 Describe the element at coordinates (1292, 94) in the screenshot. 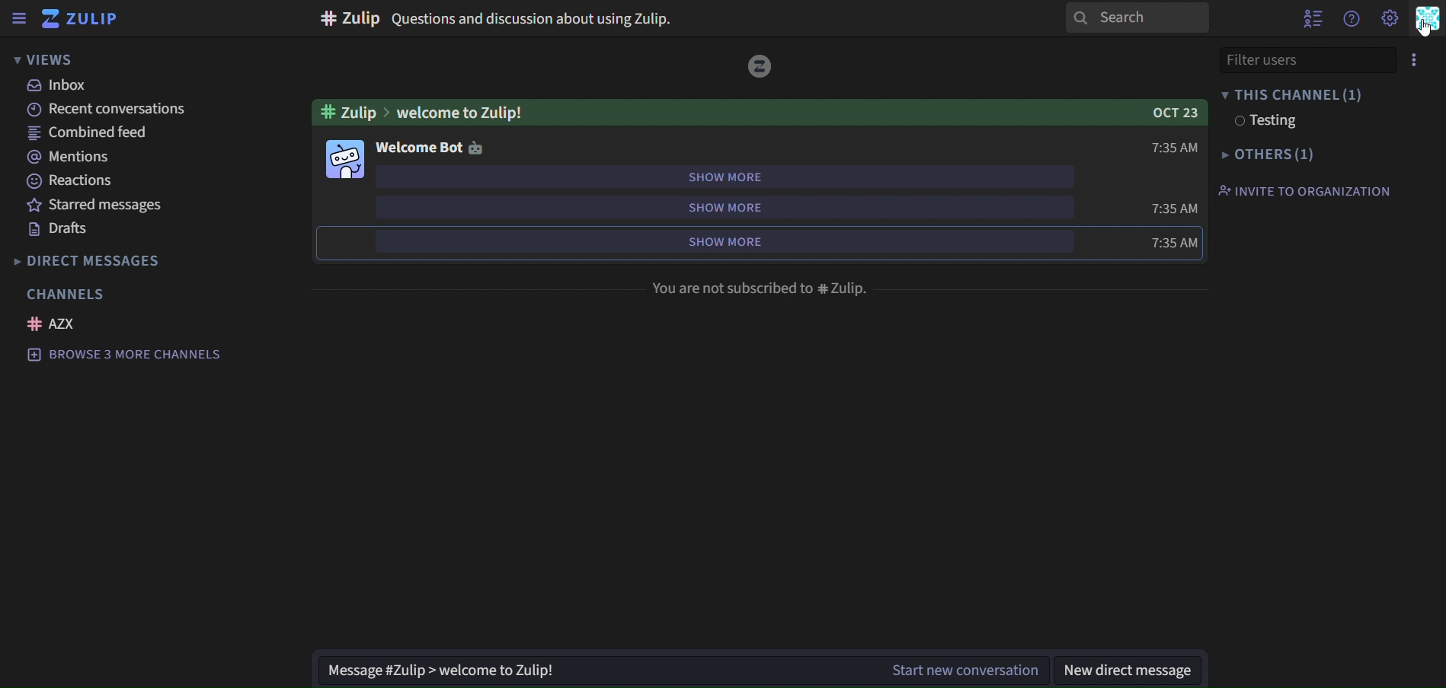

I see `this channel` at that location.